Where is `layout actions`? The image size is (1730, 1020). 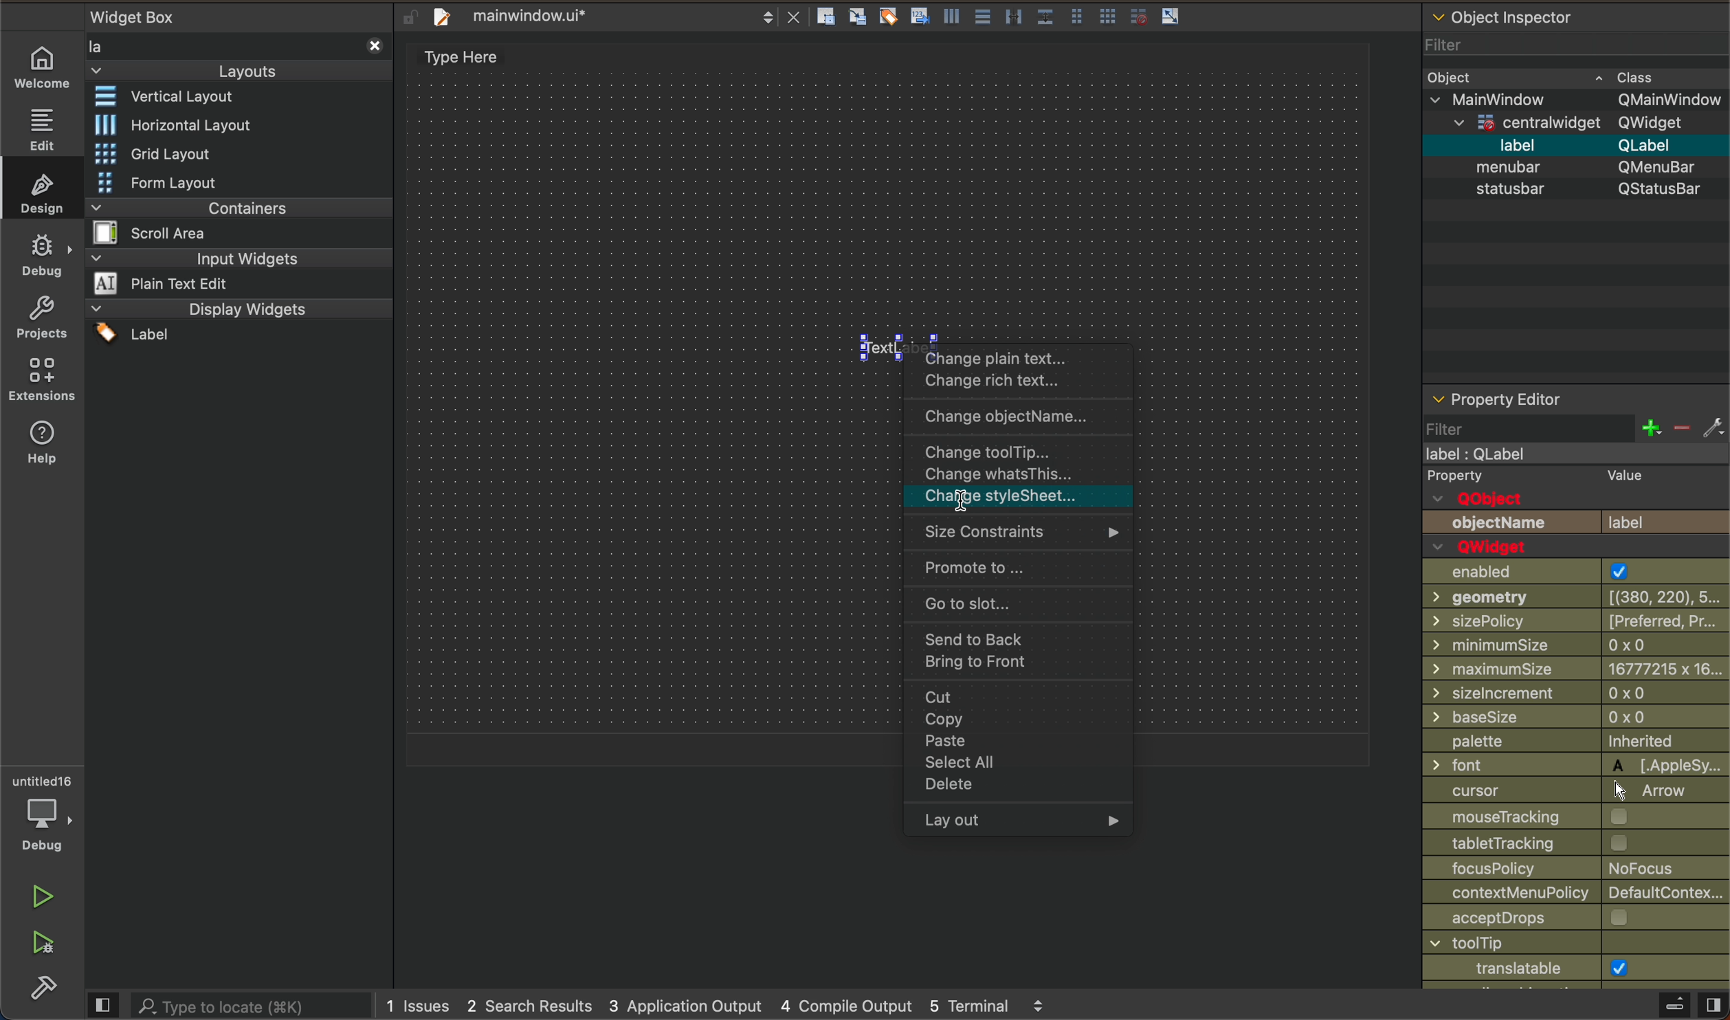
layout actions is located at coordinates (1010, 14).